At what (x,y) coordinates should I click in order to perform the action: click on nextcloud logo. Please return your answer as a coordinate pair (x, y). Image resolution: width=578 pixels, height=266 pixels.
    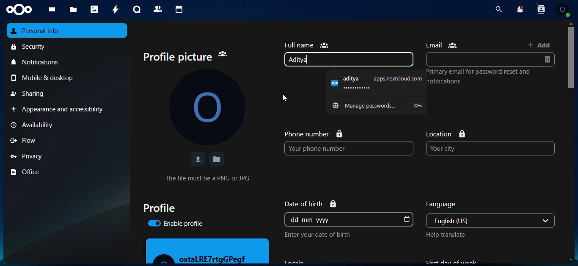
    Looking at the image, I should click on (19, 10).